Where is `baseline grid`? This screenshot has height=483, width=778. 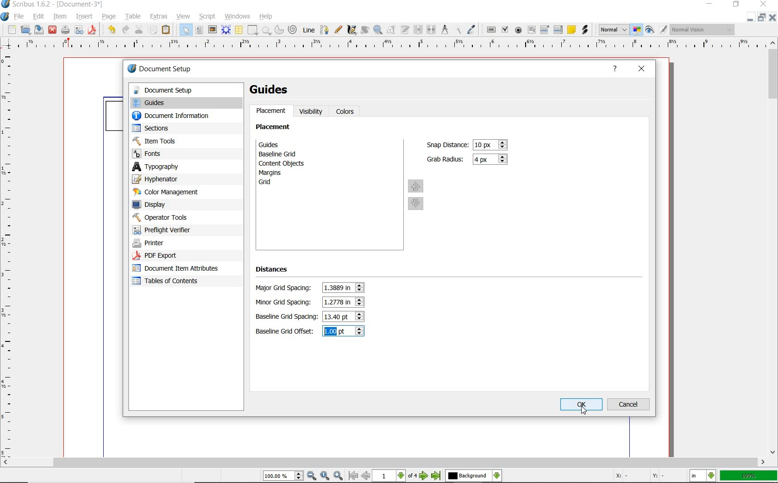
baseline grid is located at coordinates (280, 154).